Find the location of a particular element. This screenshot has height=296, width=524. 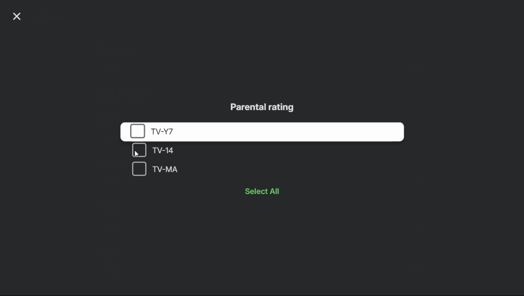

checkbox: TV-14 is located at coordinates (197, 151).